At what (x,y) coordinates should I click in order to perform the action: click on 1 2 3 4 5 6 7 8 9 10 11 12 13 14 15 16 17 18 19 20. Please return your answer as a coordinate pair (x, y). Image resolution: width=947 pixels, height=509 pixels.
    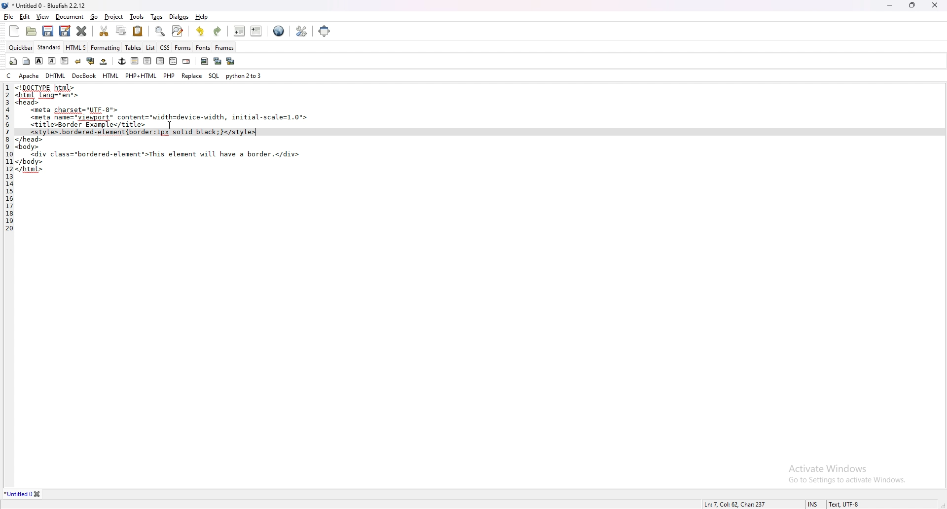
    Looking at the image, I should click on (7, 159).